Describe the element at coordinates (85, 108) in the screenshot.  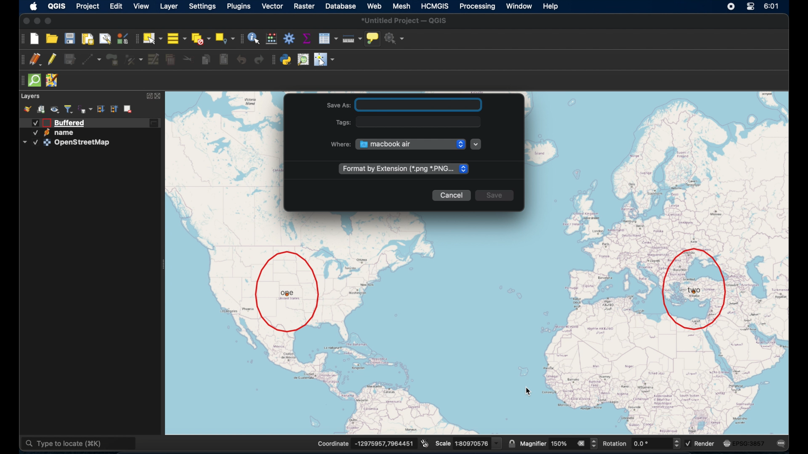
I see `filter legend by expression` at that location.